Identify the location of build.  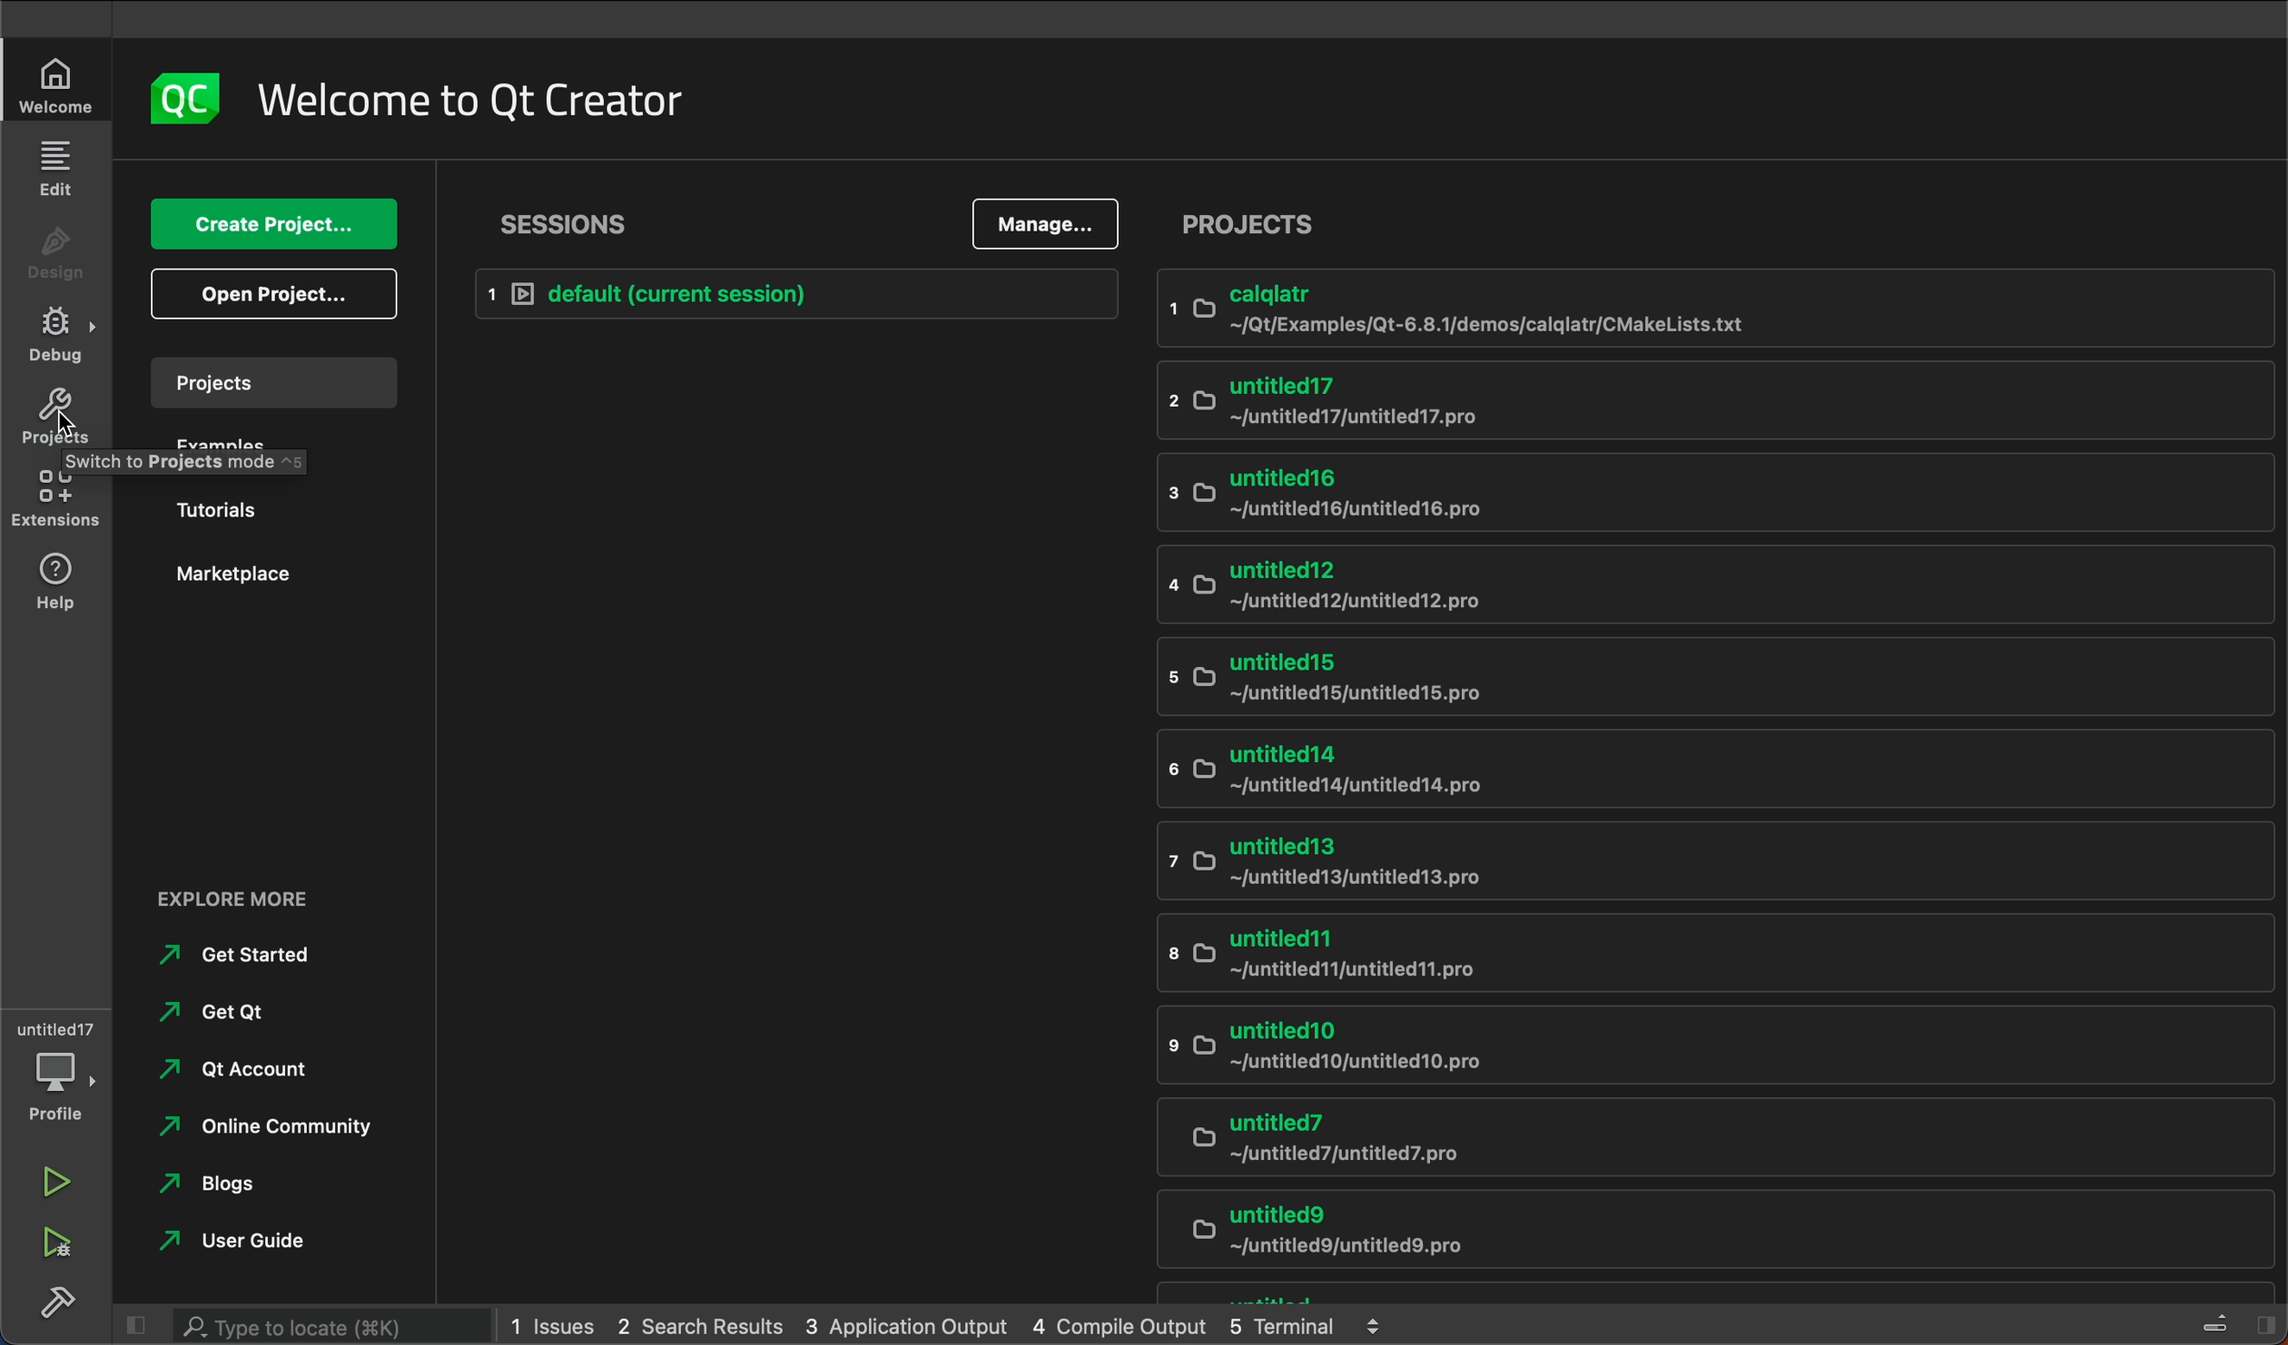
(61, 1301).